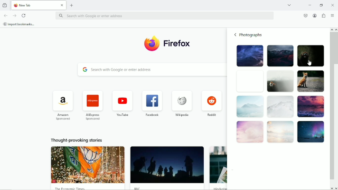  Describe the element at coordinates (311, 132) in the screenshot. I see `Photograph` at that location.